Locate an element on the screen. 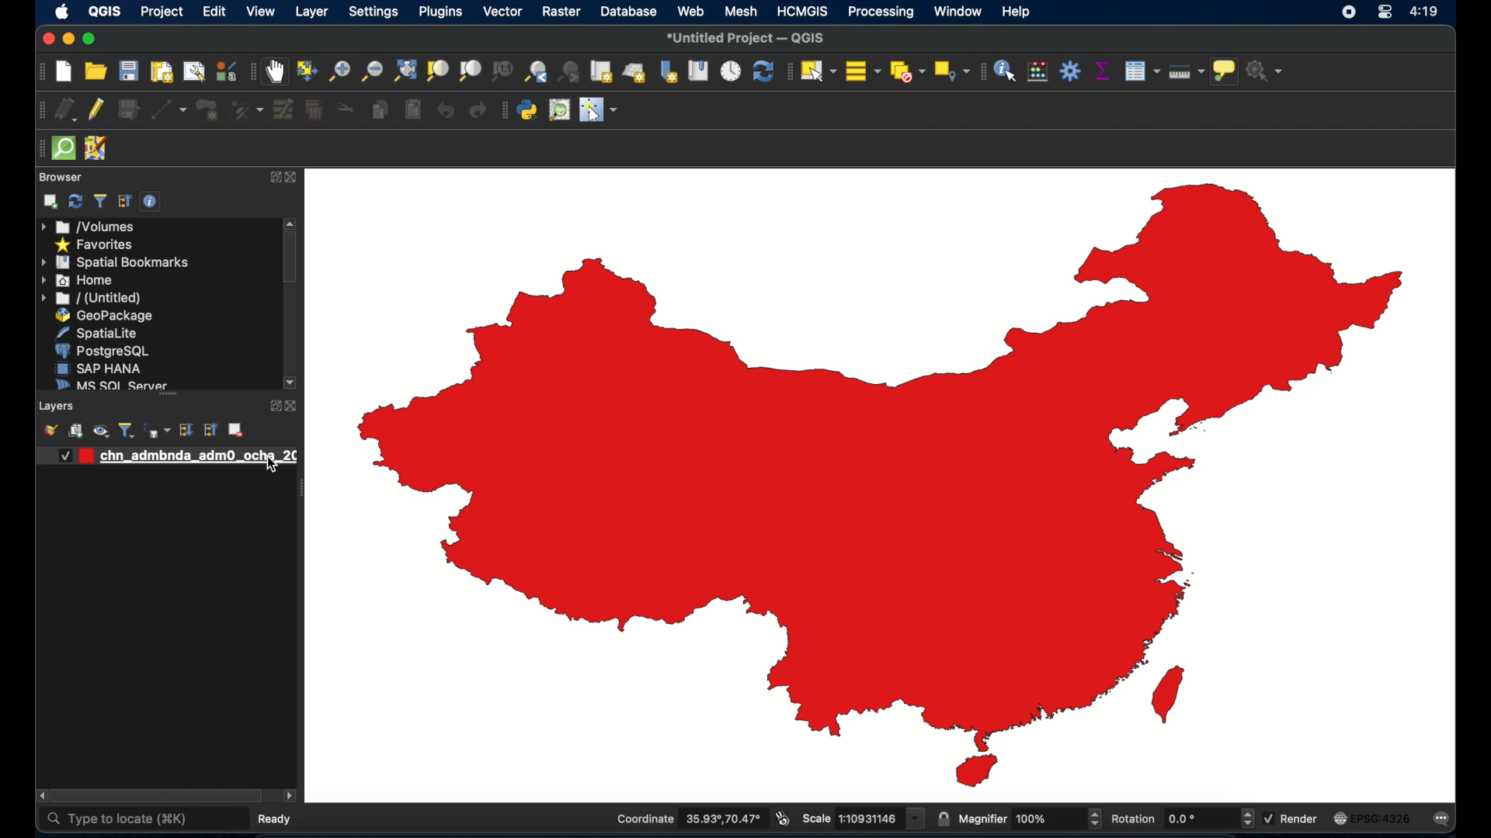  boundary map of china is located at coordinates (883, 485).